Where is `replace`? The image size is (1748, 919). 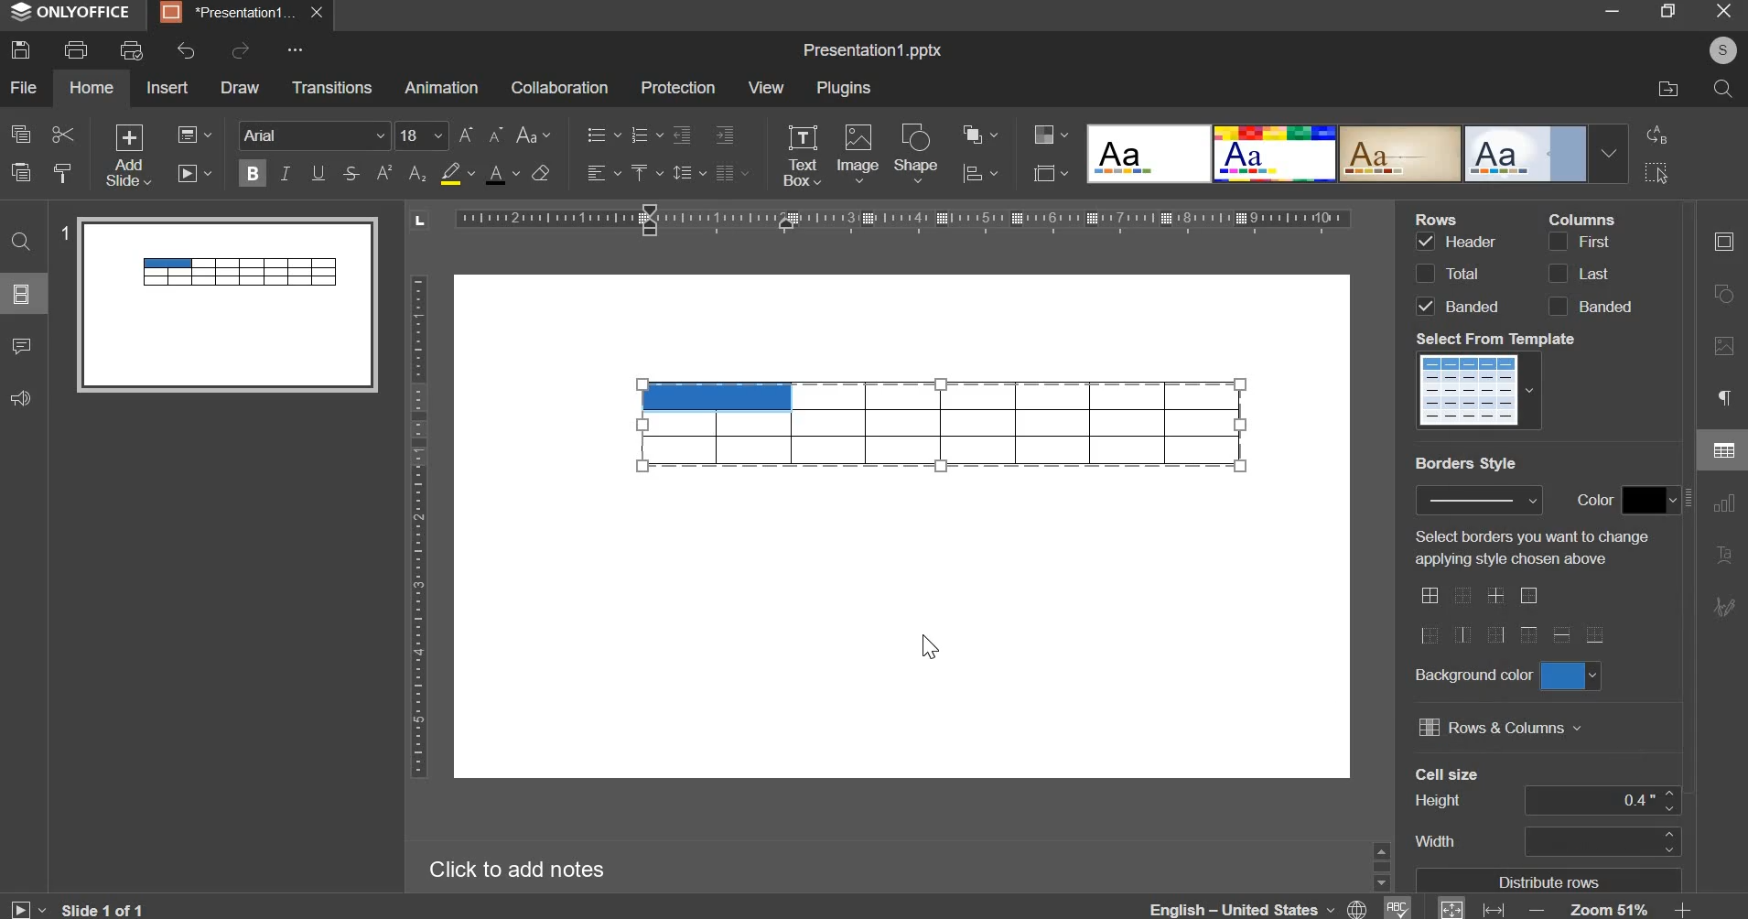 replace is located at coordinates (1654, 134).